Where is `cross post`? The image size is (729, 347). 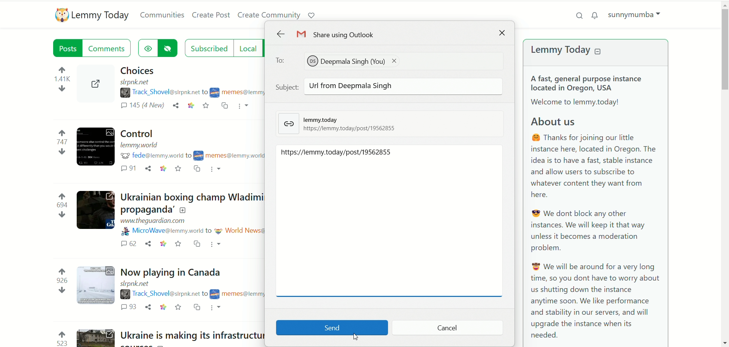
cross post is located at coordinates (224, 107).